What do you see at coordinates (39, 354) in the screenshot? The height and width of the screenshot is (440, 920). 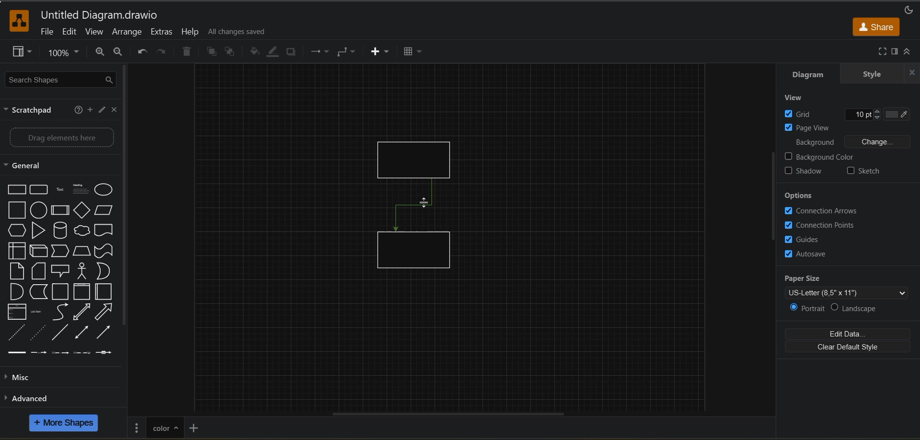 I see `Connector with label` at bounding box center [39, 354].